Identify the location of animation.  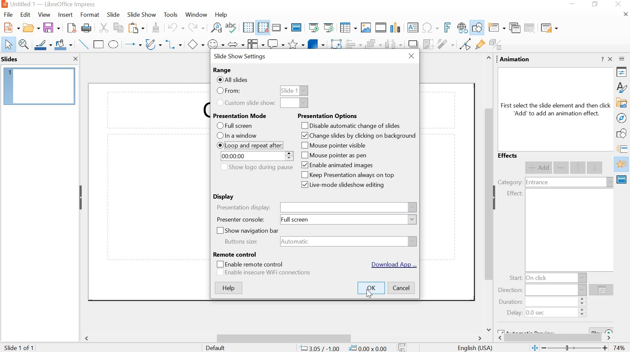
(622, 165).